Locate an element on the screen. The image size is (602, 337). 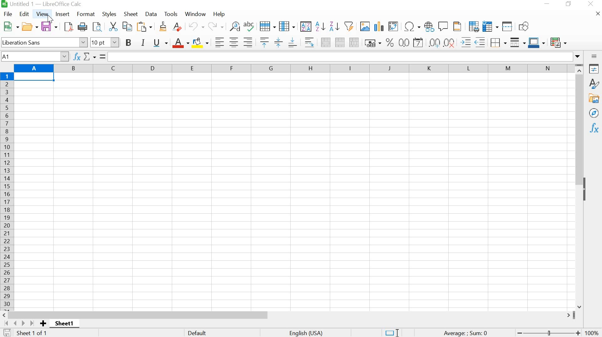
ADD DECIMAL PLACE OR DELETE DECIMAL PLACE is located at coordinates (443, 42).